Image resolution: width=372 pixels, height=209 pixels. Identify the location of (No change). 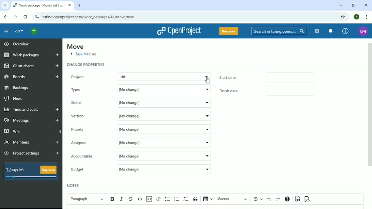
(164, 103).